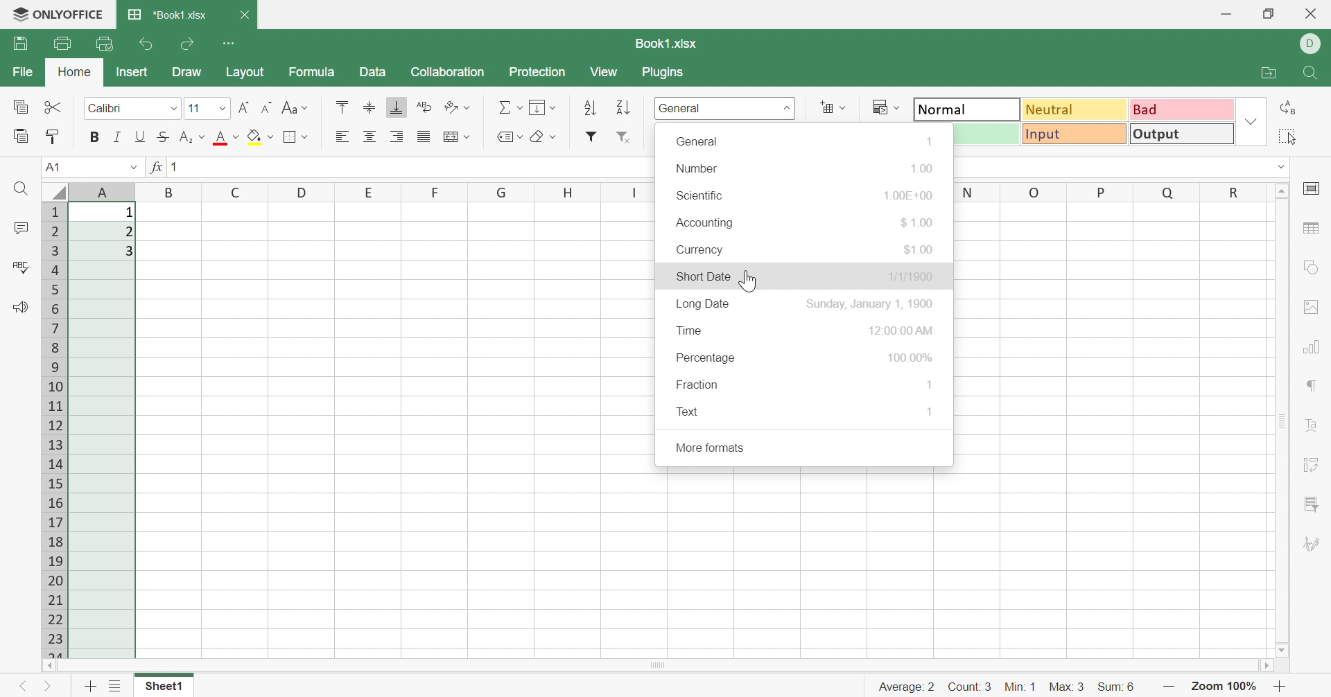 This screenshot has height=697, width=1331. Describe the element at coordinates (232, 43) in the screenshot. I see `Customize Quick Access Toolbar` at that location.